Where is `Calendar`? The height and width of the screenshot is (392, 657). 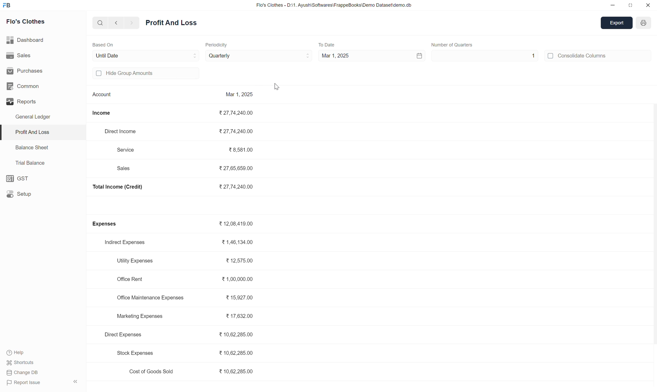 Calendar is located at coordinates (412, 55).